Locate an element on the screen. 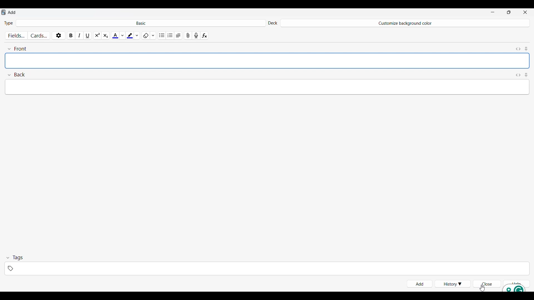 The width and height of the screenshot is (534, 300). Selected text color is located at coordinates (115, 35).